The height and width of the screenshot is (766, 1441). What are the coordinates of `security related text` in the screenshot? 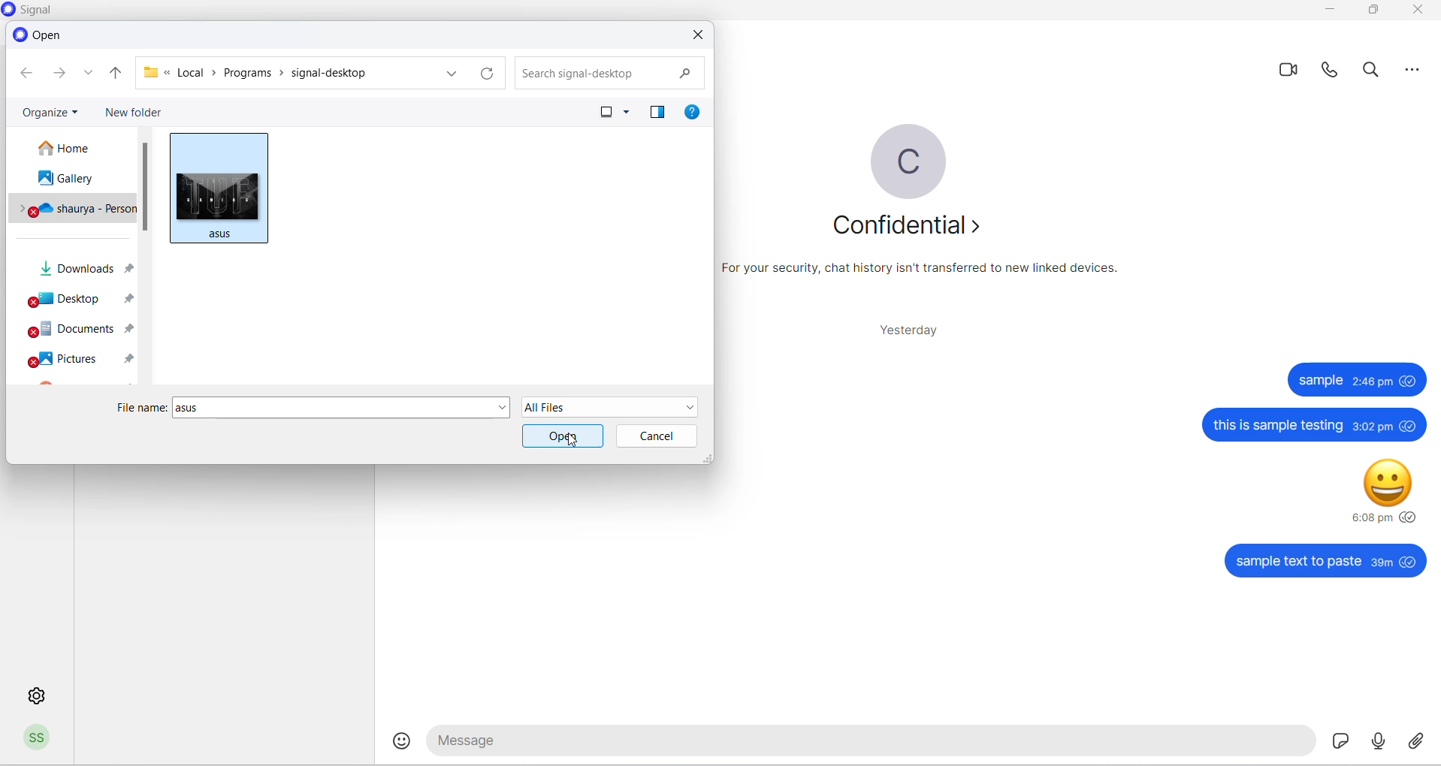 It's located at (928, 273).